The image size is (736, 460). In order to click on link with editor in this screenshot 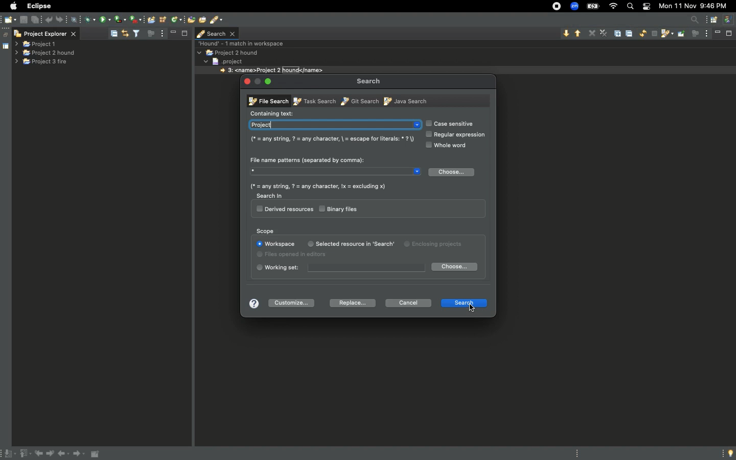, I will do `click(126, 33)`.